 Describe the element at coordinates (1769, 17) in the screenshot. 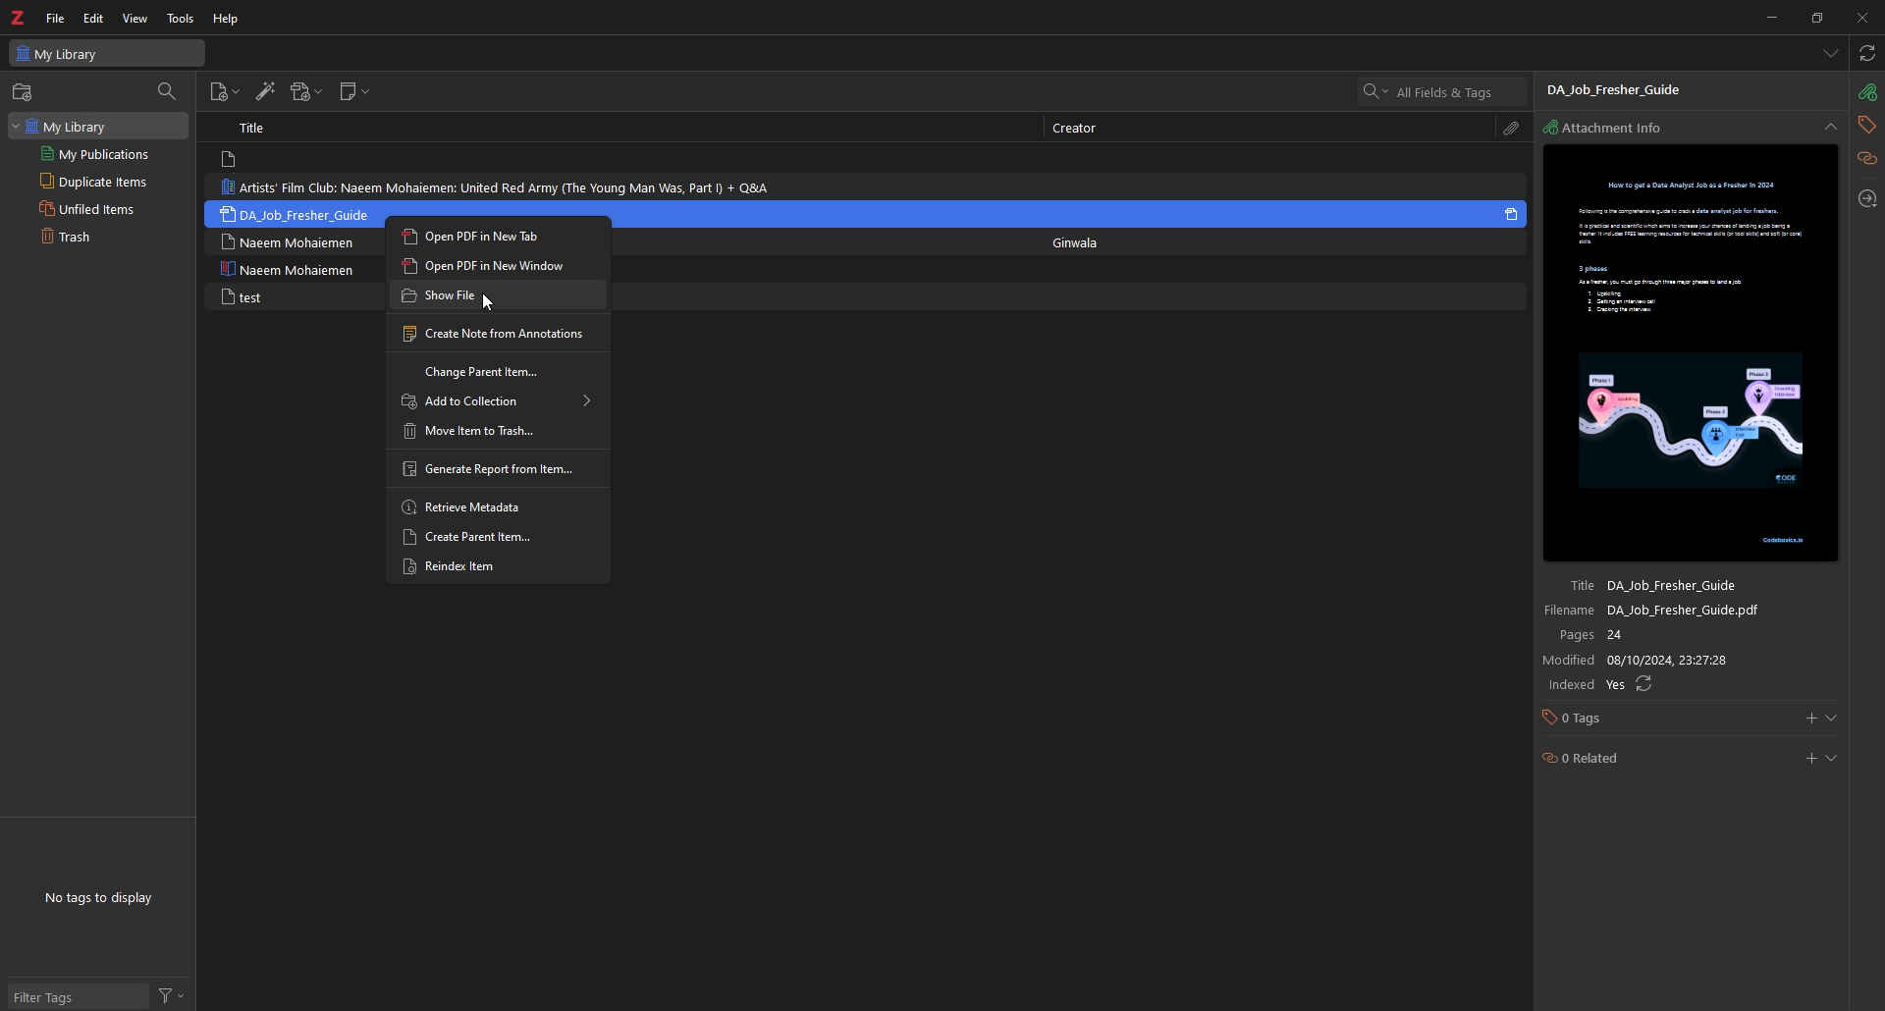

I see `minimize` at that location.